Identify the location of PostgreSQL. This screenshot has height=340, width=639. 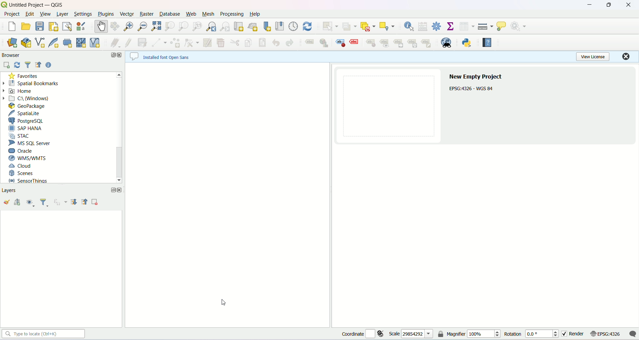
(28, 120).